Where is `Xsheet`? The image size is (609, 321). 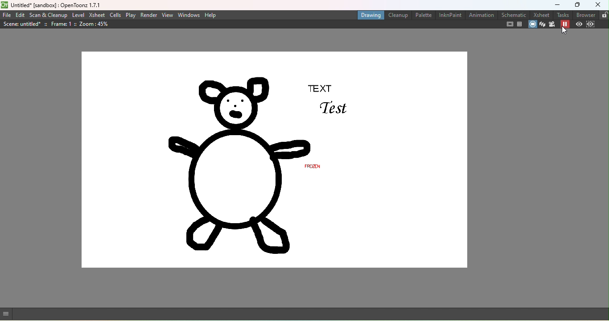 Xsheet is located at coordinates (541, 14).